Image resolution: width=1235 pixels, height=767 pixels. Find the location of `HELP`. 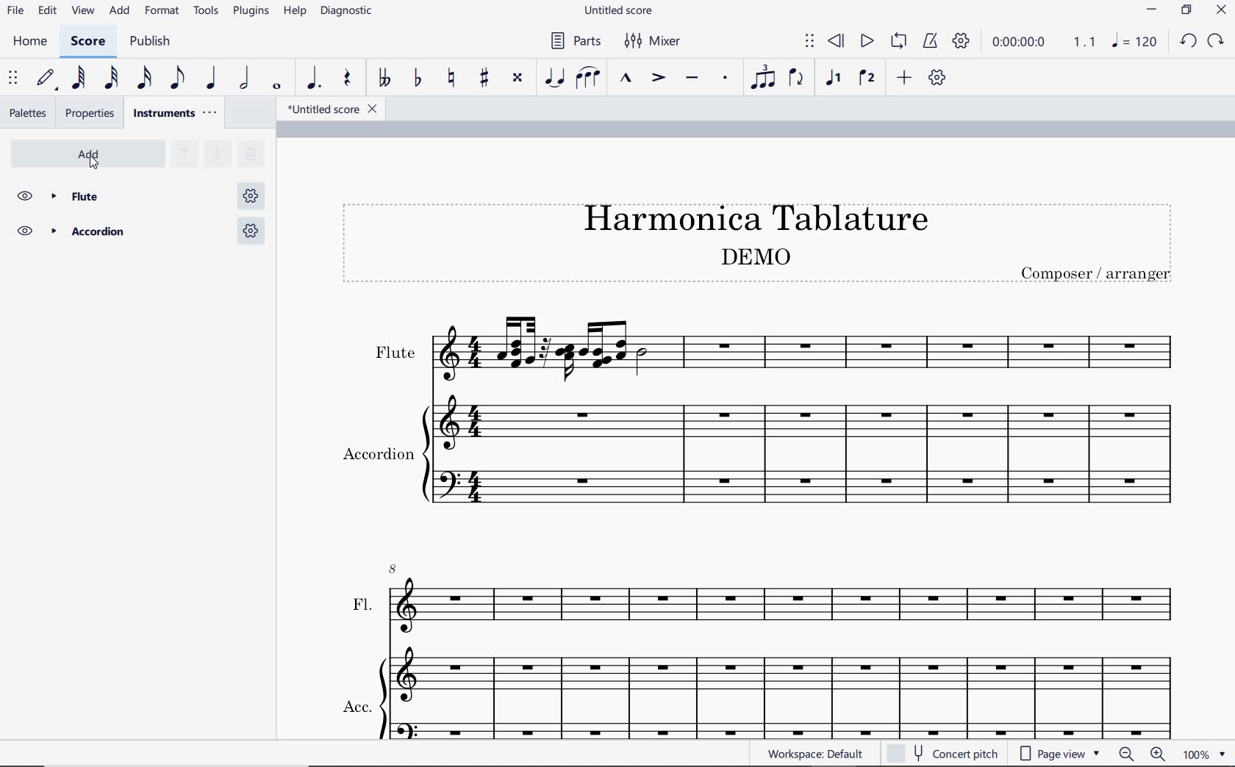

HELP is located at coordinates (296, 12).